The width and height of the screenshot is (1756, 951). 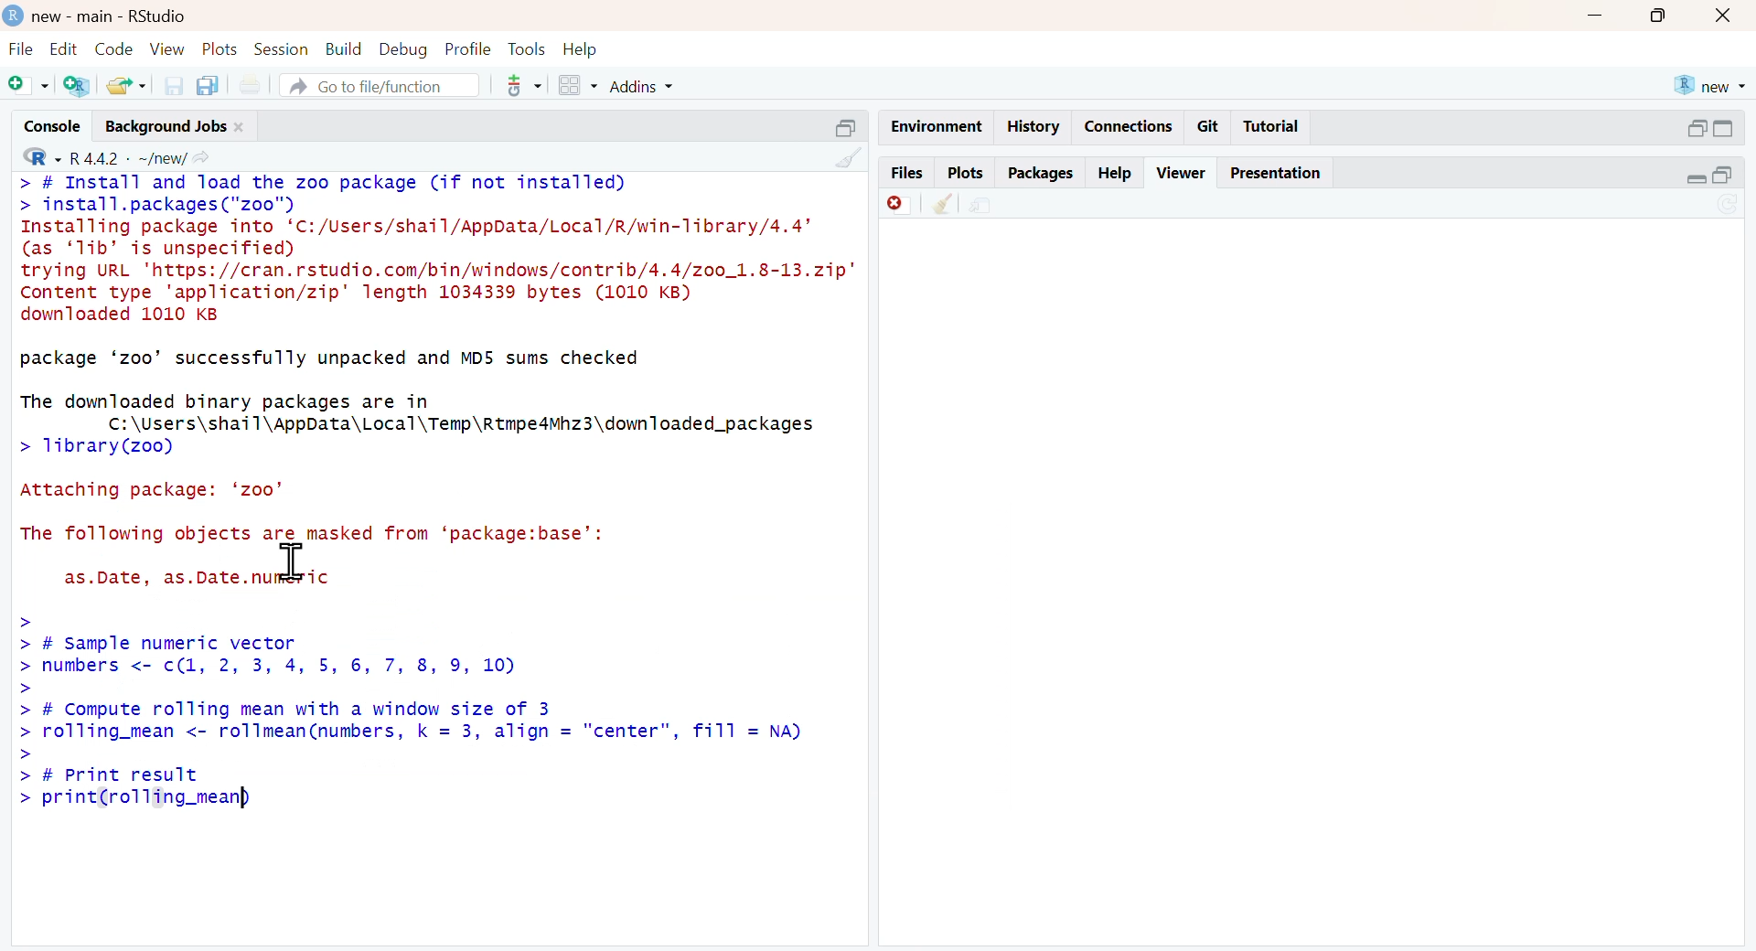 What do you see at coordinates (1276, 174) in the screenshot?
I see `Presentation` at bounding box center [1276, 174].